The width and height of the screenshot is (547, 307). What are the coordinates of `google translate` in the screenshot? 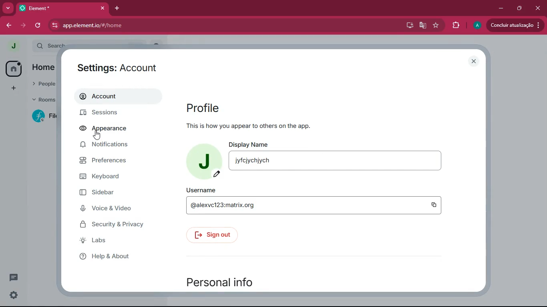 It's located at (423, 26).